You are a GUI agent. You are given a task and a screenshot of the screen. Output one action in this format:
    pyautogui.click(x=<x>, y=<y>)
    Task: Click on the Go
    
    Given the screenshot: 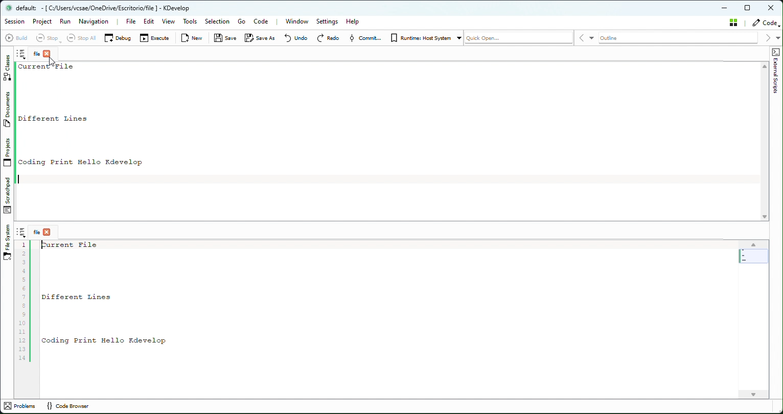 What is the action you would take?
    pyautogui.click(x=243, y=22)
    